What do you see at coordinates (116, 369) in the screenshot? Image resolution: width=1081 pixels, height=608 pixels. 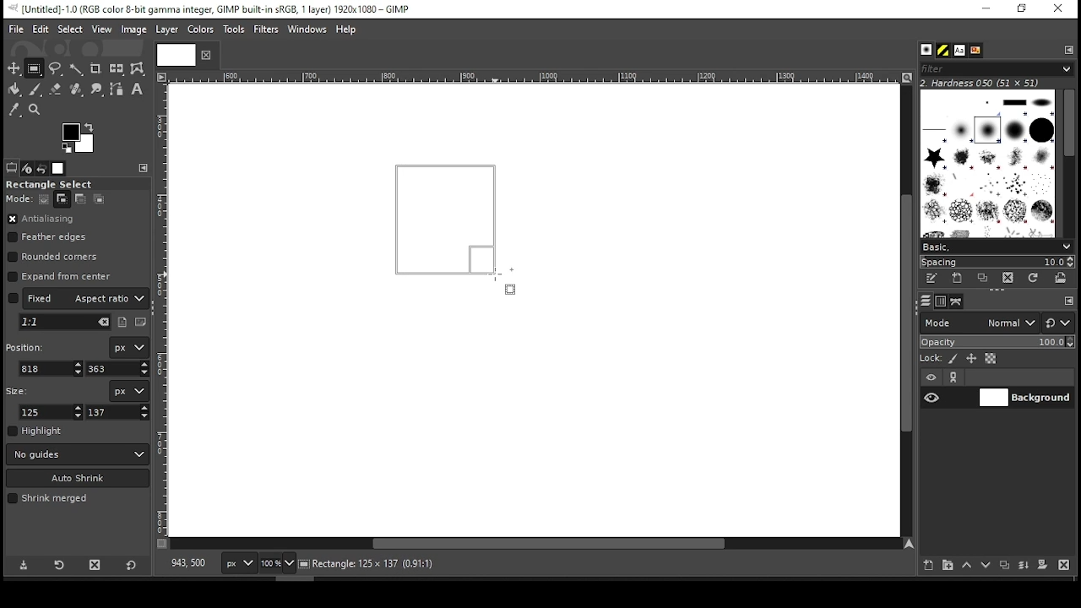 I see `y` at bounding box center [116, 369].